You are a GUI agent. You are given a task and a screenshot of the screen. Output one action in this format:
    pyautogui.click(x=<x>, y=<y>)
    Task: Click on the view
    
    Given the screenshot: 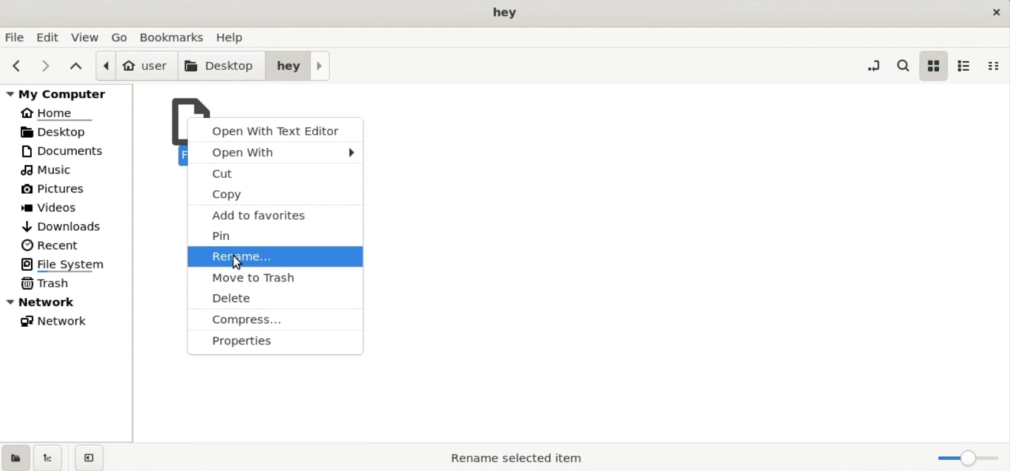 What is the action you would take?
    pyautogui.click(x=86, y=37)
    